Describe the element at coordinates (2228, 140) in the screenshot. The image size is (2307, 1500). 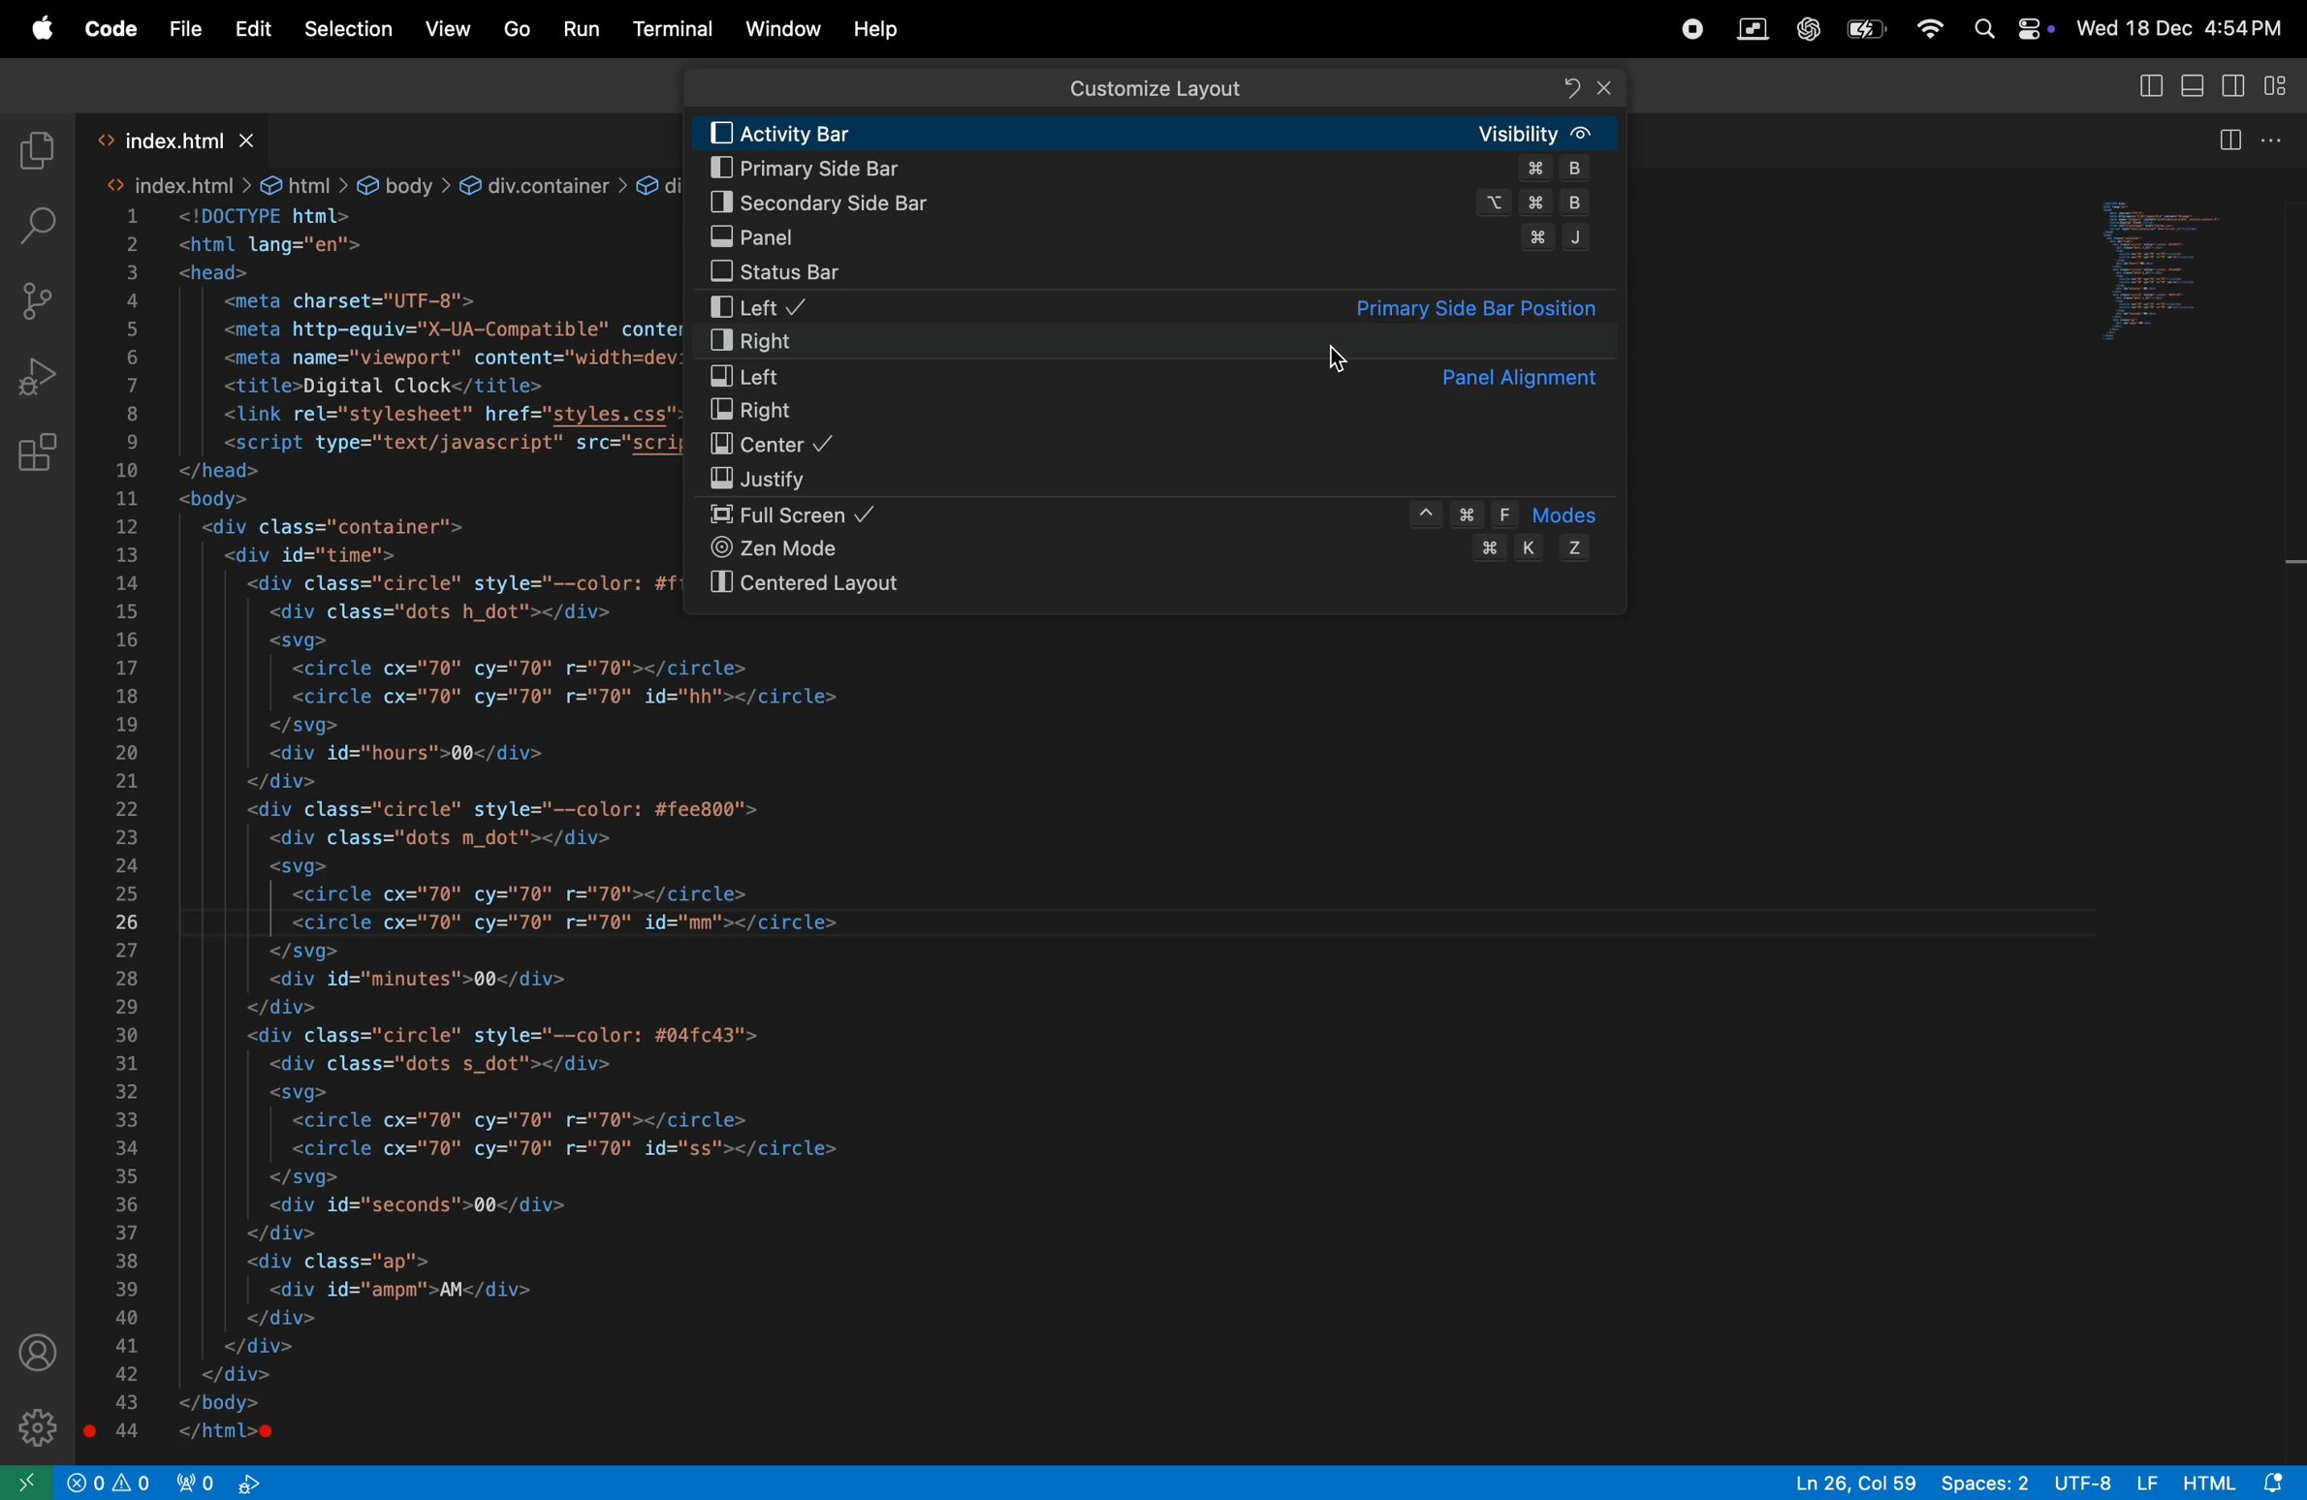
I see `split editor` at that location.